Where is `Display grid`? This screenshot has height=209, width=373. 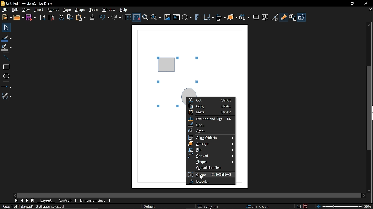
Display grid is located at coordinates (128, 17).